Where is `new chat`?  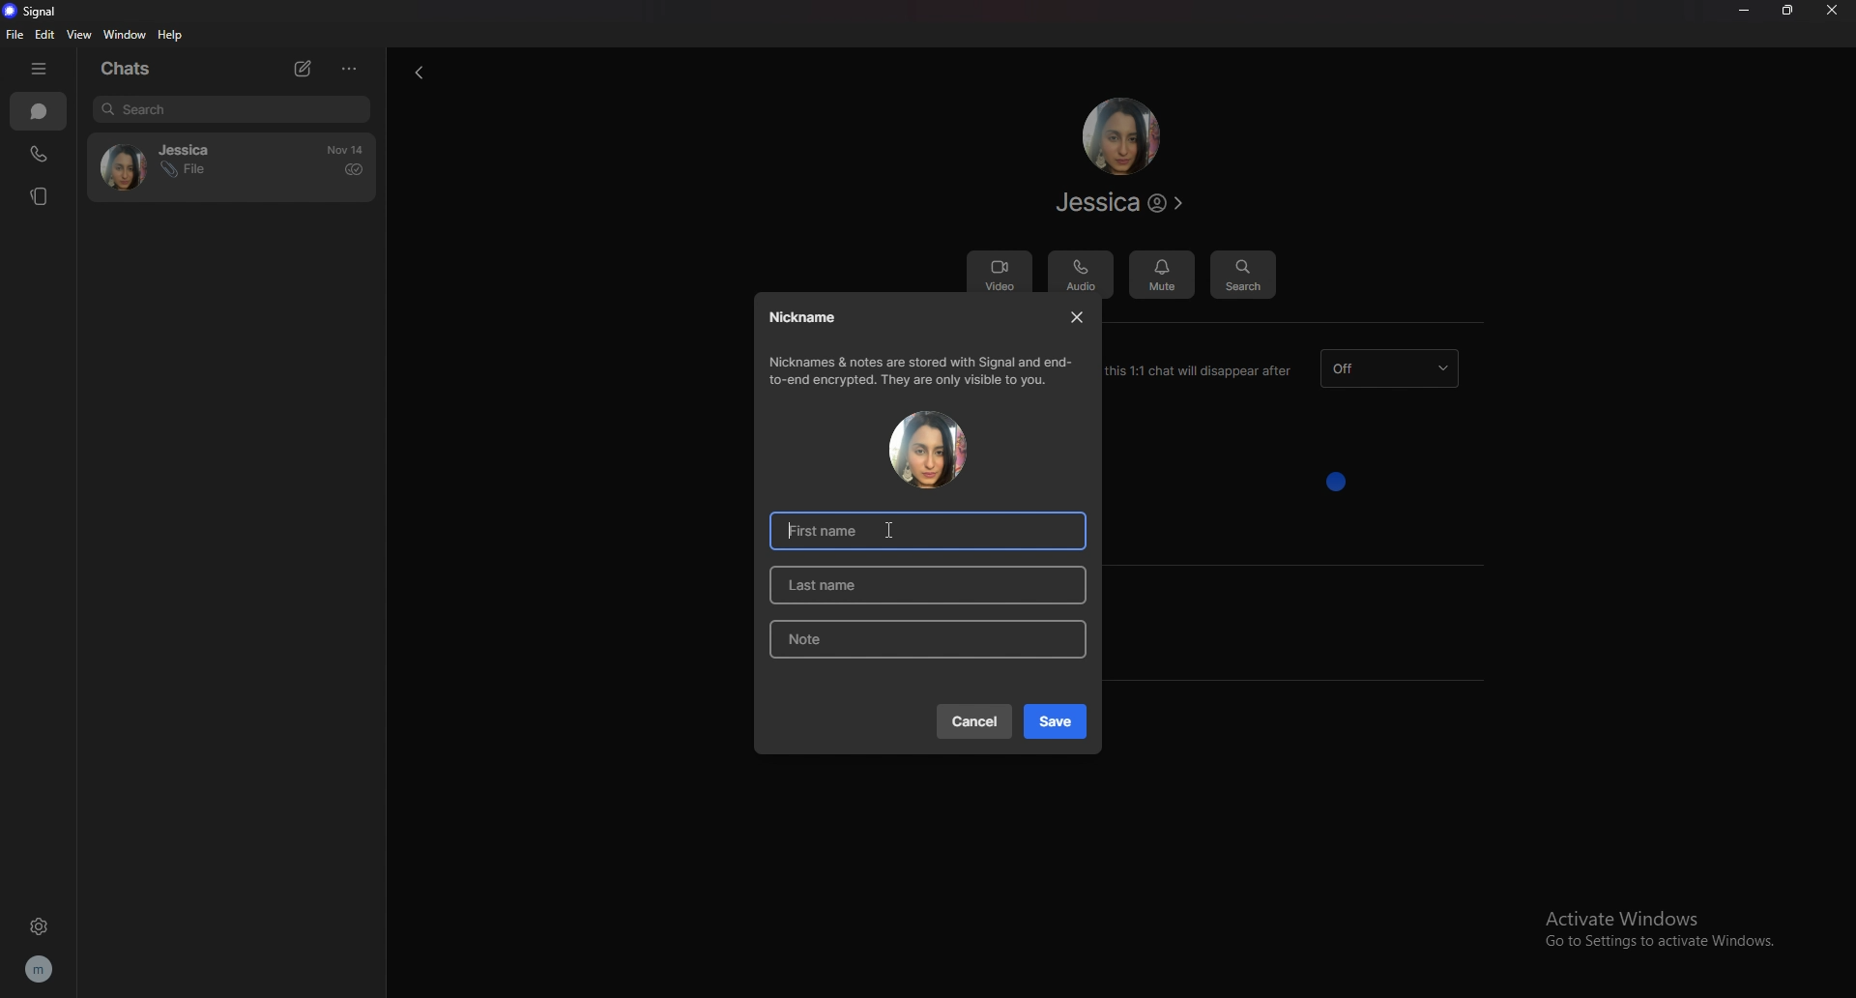 new chat is located at coordinates (301, 68).